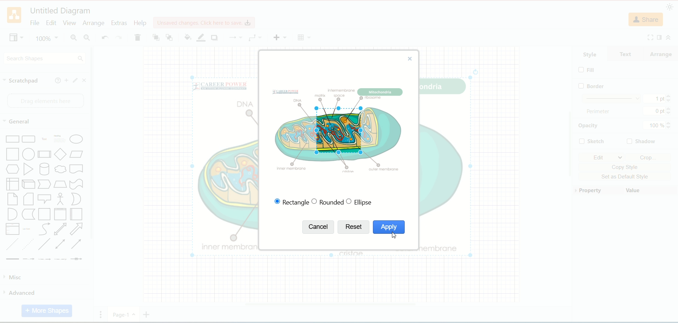 This screenshot has height=323, width=678. I want to click on Table, so click(303, 38).